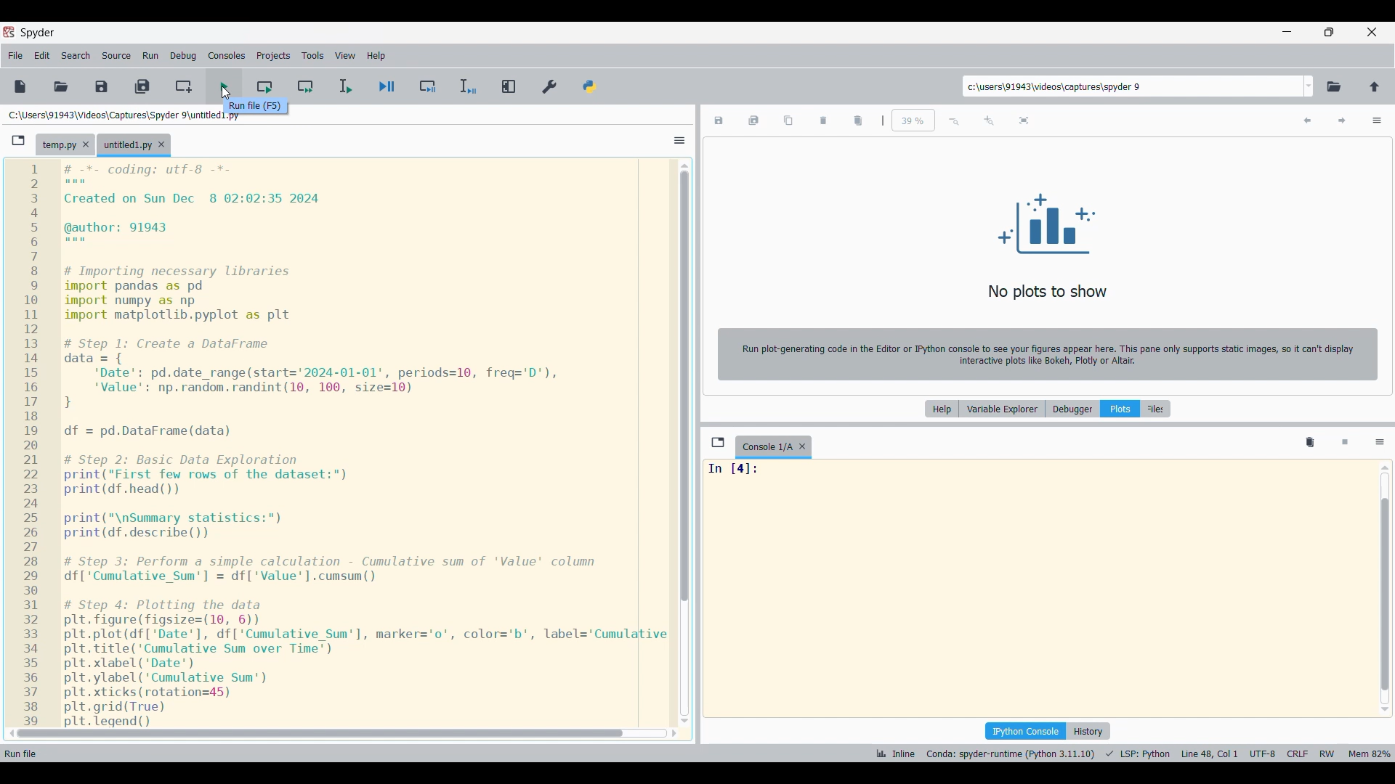 This screenshot has height=784, width=1395. Describe the element at coordinates (114, 115) in the screenshot. I see `Location of new file` at that location.